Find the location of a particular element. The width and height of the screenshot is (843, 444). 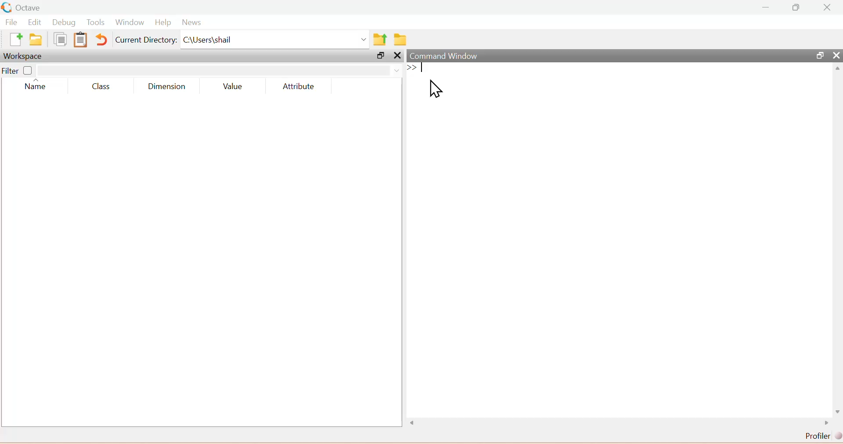

Value is located at coordinates (233, 87).